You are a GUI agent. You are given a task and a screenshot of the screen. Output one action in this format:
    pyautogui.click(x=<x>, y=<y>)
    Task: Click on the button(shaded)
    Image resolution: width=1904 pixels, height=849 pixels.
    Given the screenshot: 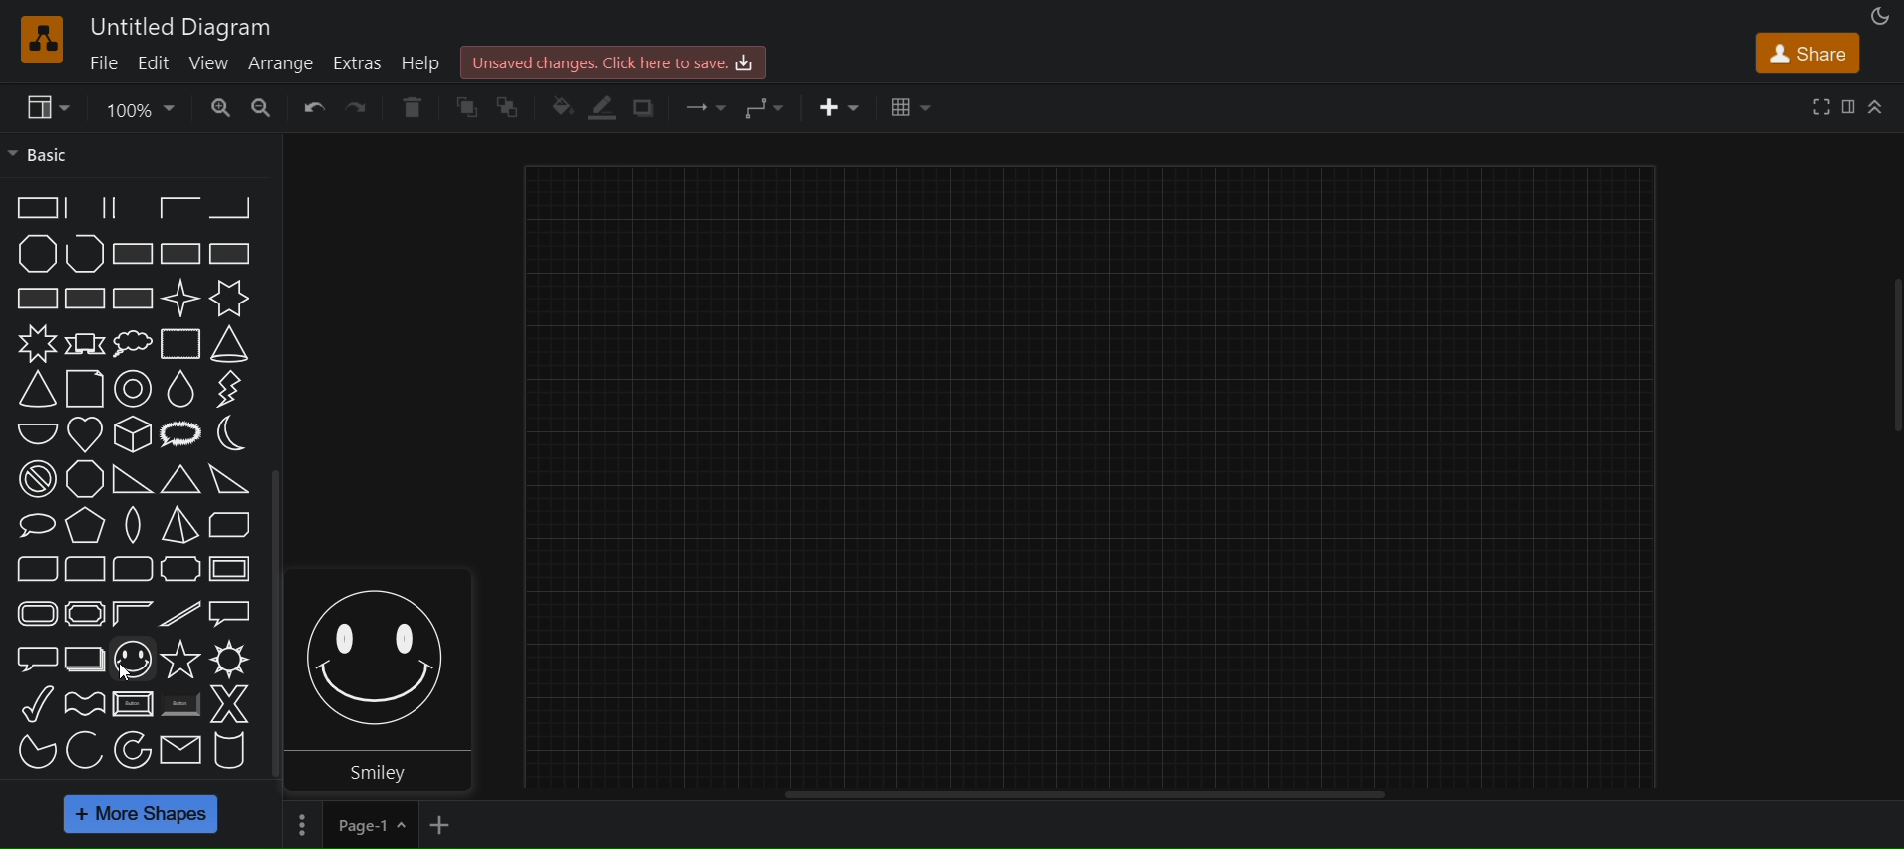 What is the action you would take?
    pyautogui.click(x=179, y=705)
    